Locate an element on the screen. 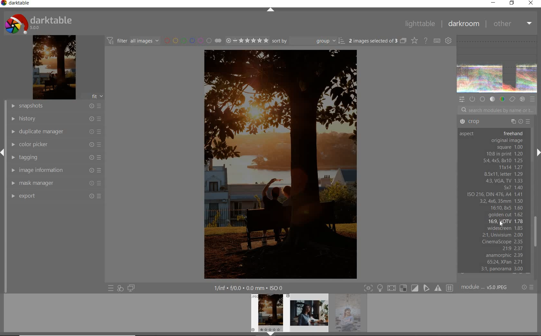 Image resolution: width=541 pixels, height=336 pixels. image preview is located at coordinates (309, 315).